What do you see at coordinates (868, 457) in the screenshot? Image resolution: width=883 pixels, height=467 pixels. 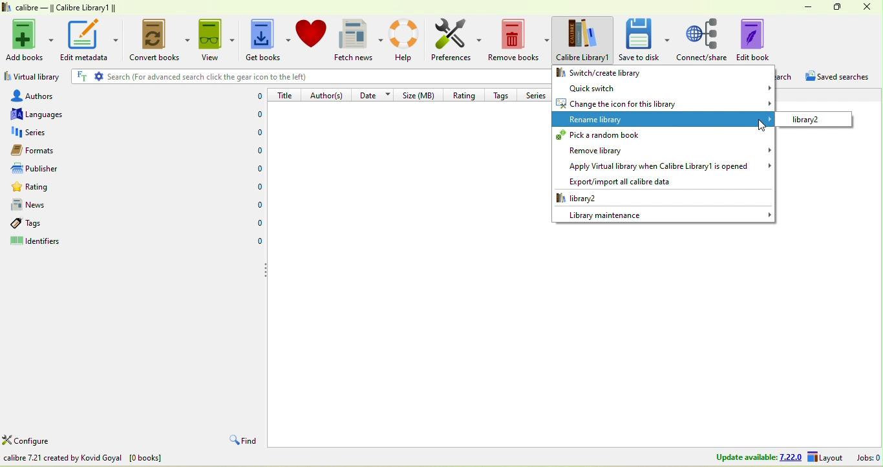 I see `jobs 0` at bounding box center [868, 457].